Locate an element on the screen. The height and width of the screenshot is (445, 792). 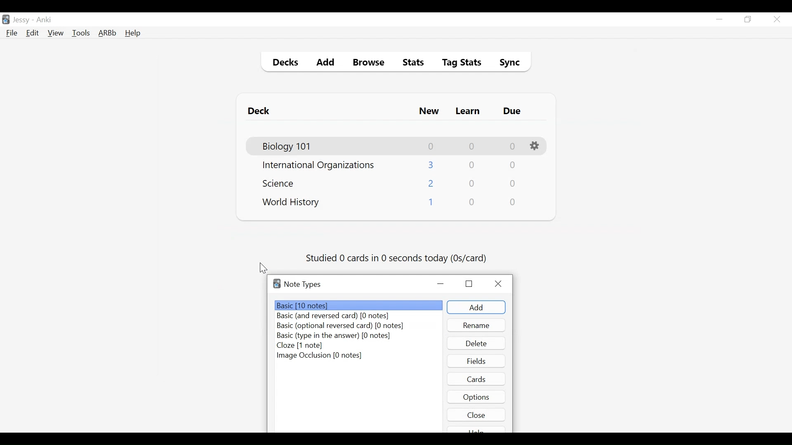
Learn Card Count is located at coordinates (471, 146).